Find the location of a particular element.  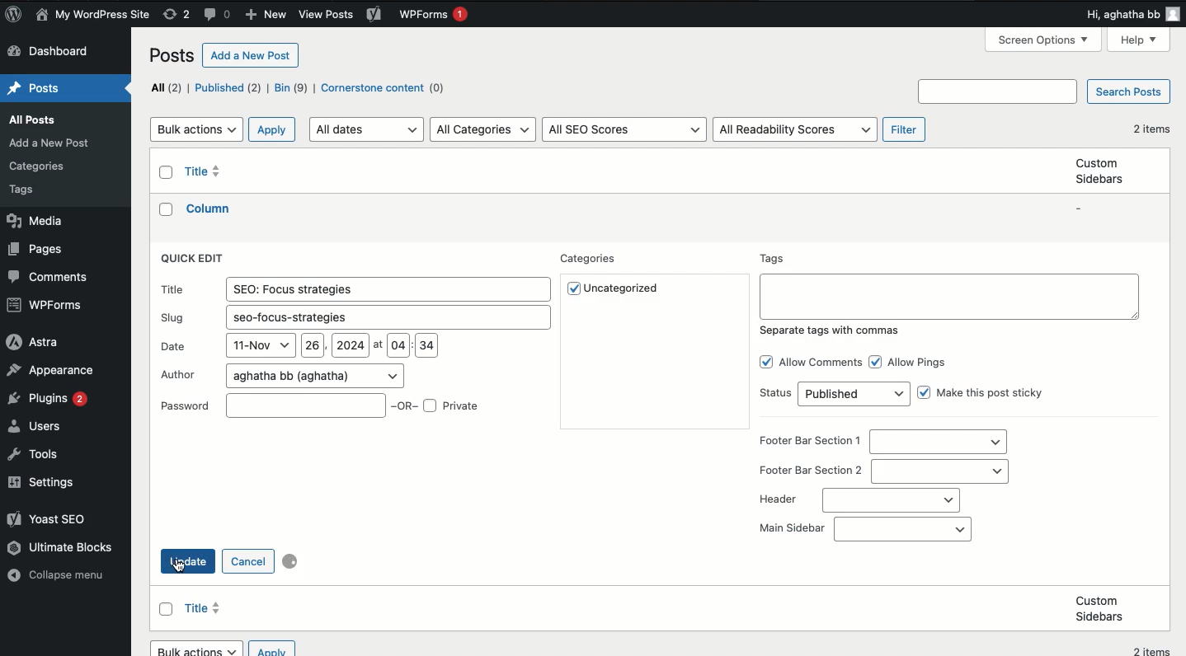

Hi user is located at coordinates (1130, 14).